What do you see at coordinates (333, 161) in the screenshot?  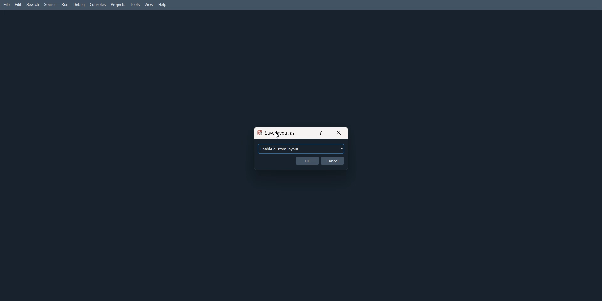 I see `Cancel` at bounding box center [333, 161].